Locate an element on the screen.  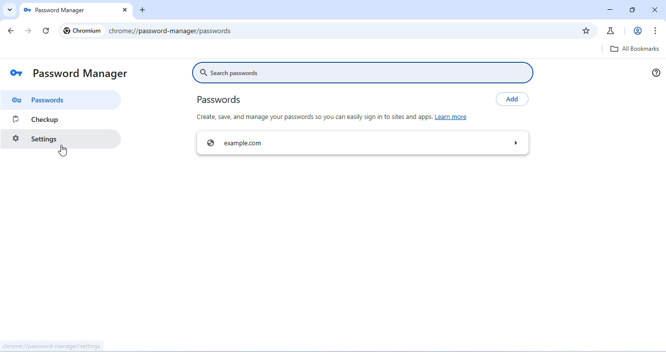
checkup is located at coordinates (61, 119).